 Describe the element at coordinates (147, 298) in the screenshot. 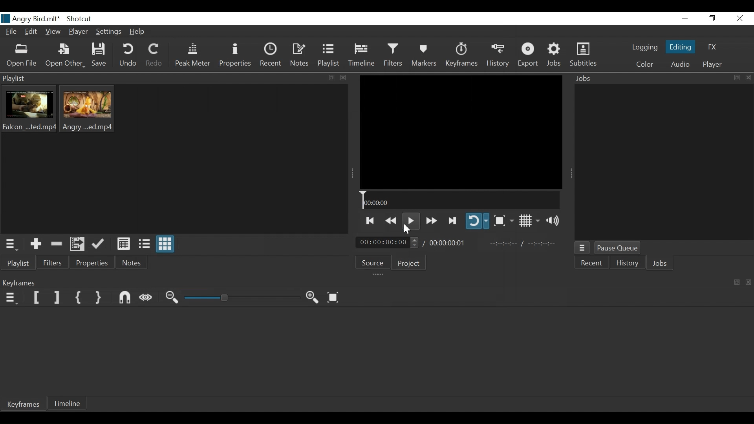

I see `Scrub While dragging` at that location.